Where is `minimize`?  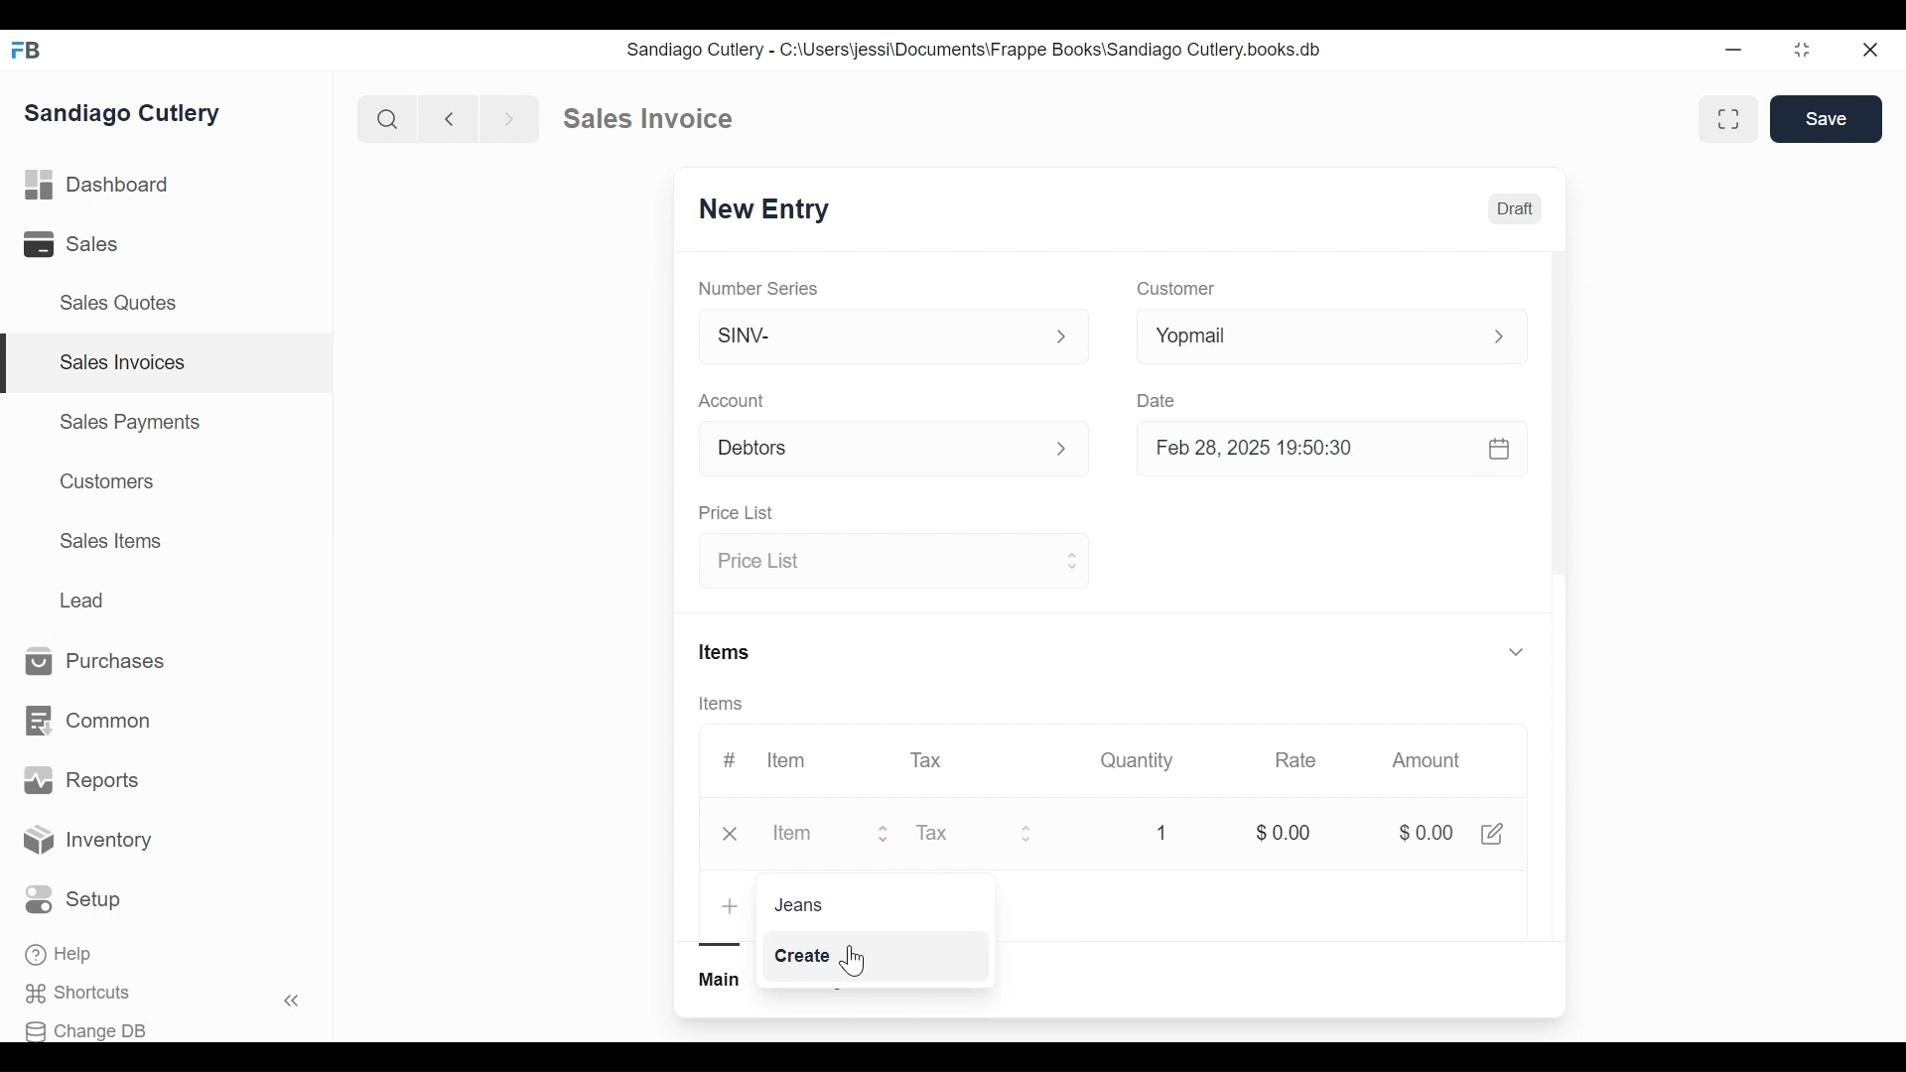
minimize is located at coordinates (1733, 49).